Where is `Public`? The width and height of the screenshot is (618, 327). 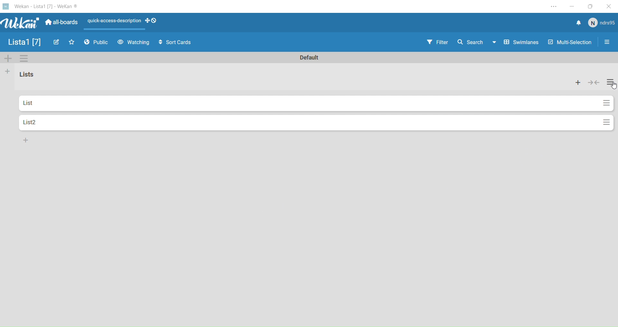
Public is located at coordinates (98, 42).